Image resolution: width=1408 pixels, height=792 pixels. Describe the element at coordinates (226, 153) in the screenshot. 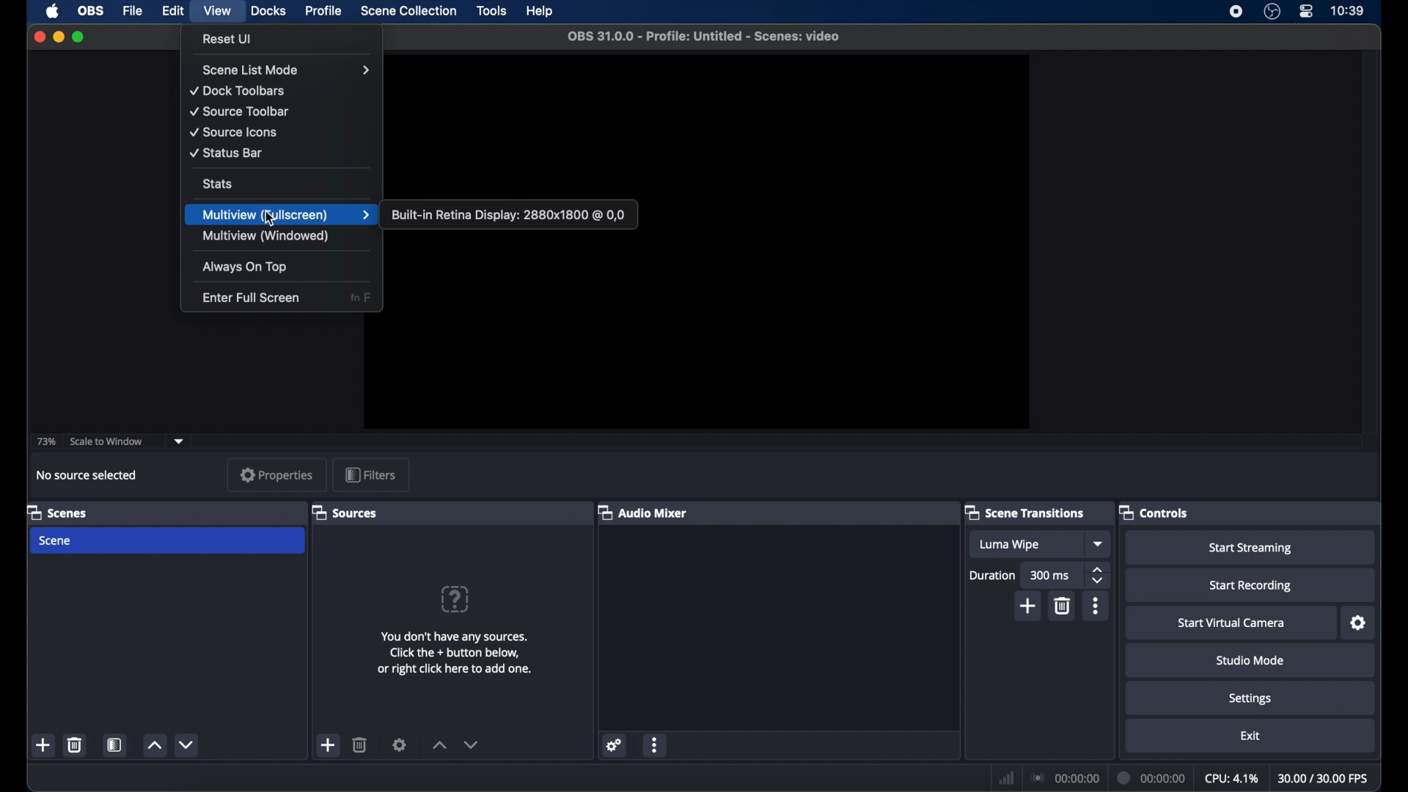

I see `status bar` at that location.